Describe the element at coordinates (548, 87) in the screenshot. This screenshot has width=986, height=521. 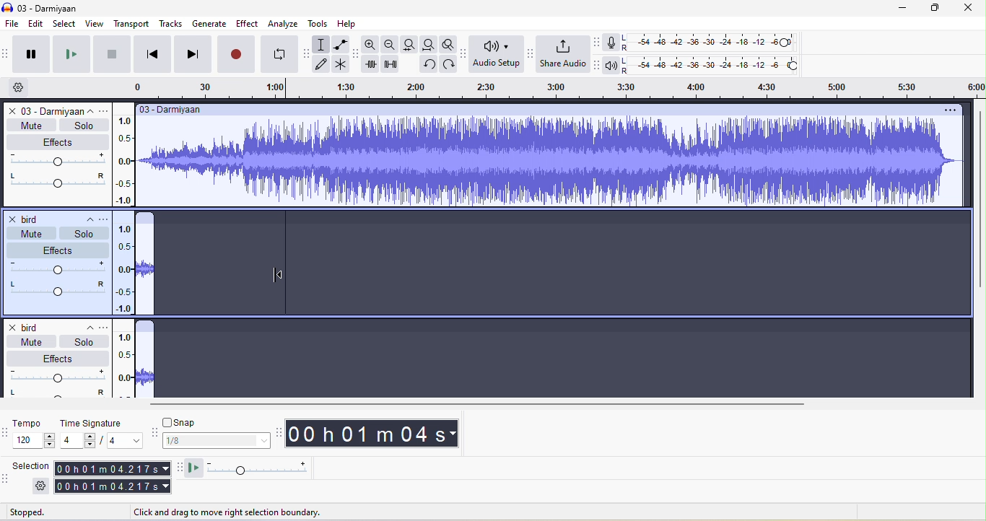
I see `click and drag to define a looping region` at that location.